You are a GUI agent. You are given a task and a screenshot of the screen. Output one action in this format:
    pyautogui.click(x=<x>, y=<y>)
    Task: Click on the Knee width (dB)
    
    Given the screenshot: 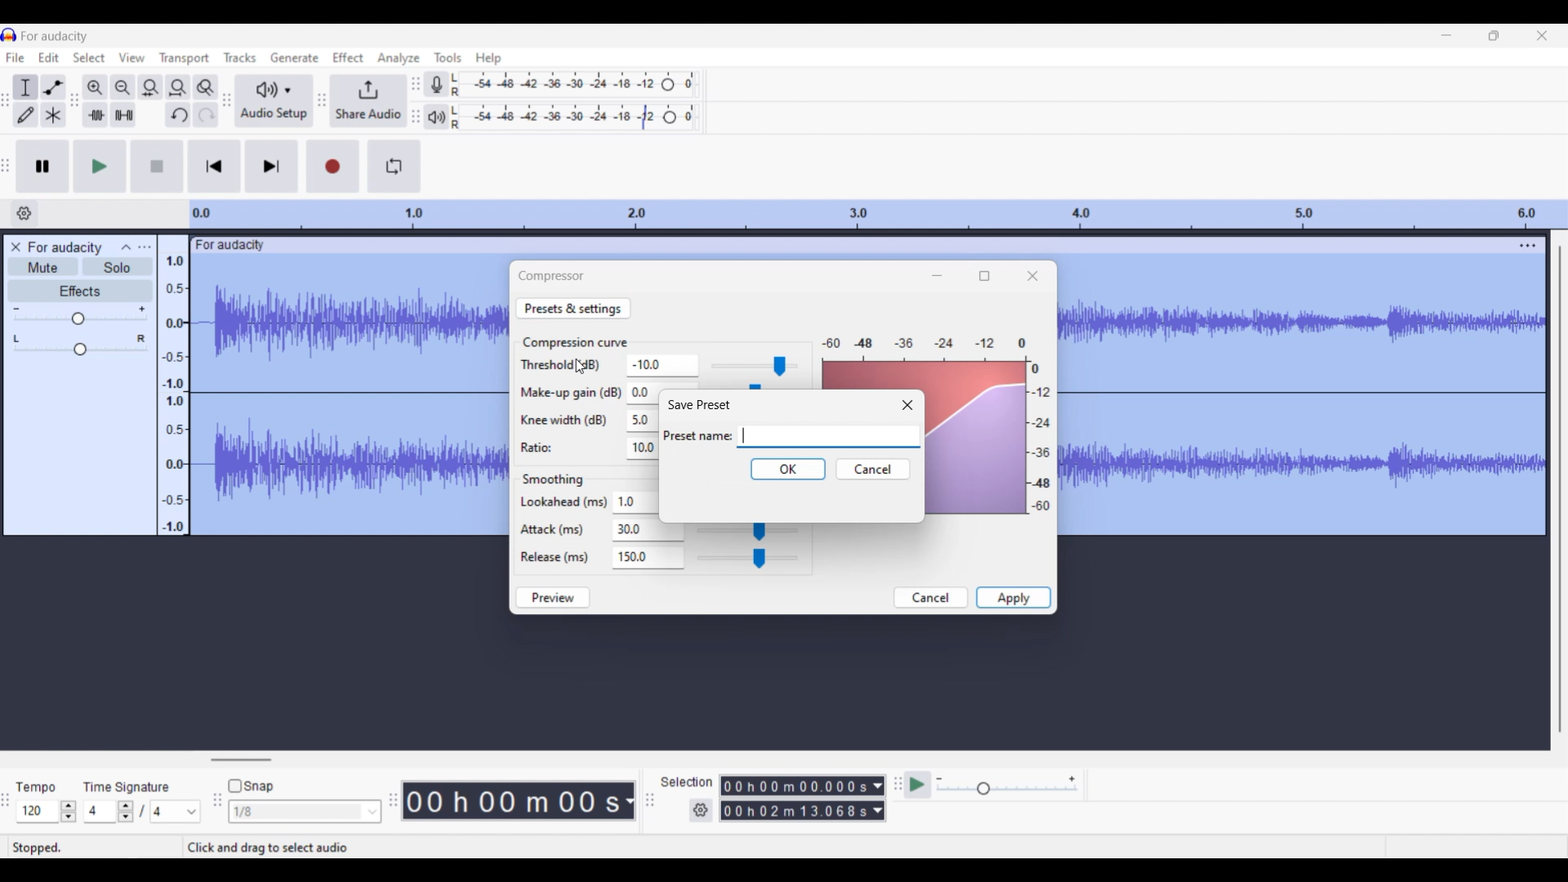 What is the action you would take?
    pyautogui.click(x=563, y=420)
    